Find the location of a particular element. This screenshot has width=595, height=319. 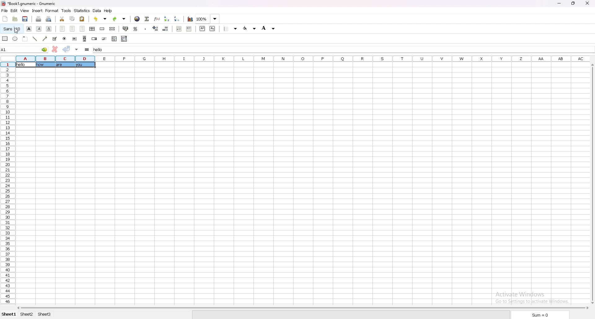

print preview is located at coordinates (49, 19).